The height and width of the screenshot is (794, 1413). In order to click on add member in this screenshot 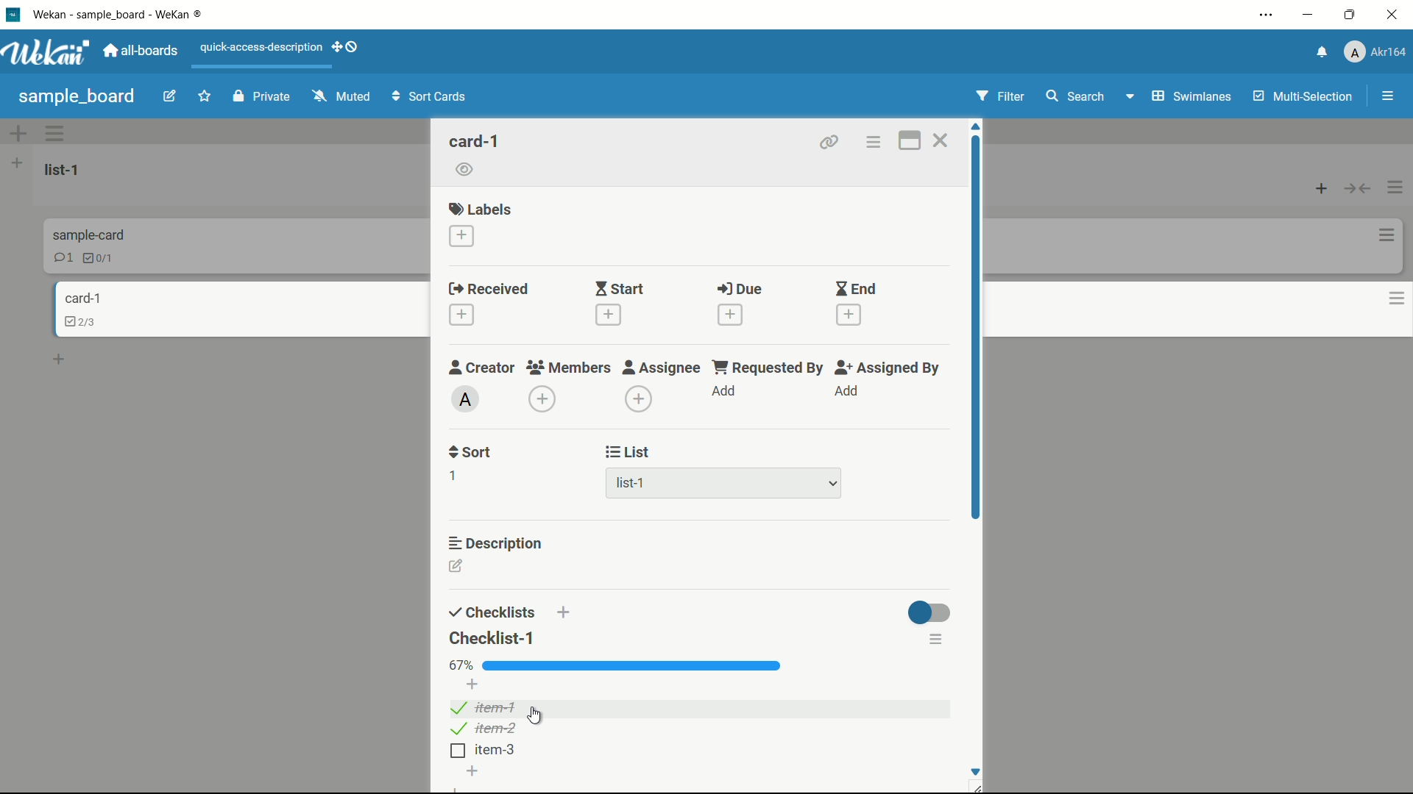, I will do `click(542, 398)`.